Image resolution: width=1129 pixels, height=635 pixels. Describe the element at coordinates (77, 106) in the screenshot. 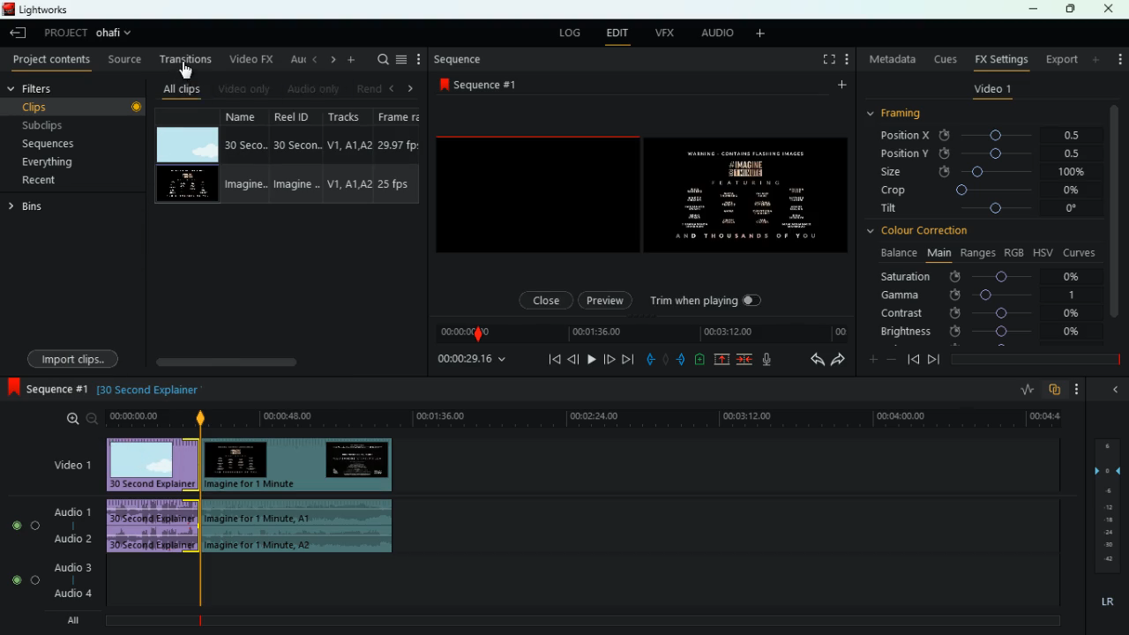

I see `clips` at that location.